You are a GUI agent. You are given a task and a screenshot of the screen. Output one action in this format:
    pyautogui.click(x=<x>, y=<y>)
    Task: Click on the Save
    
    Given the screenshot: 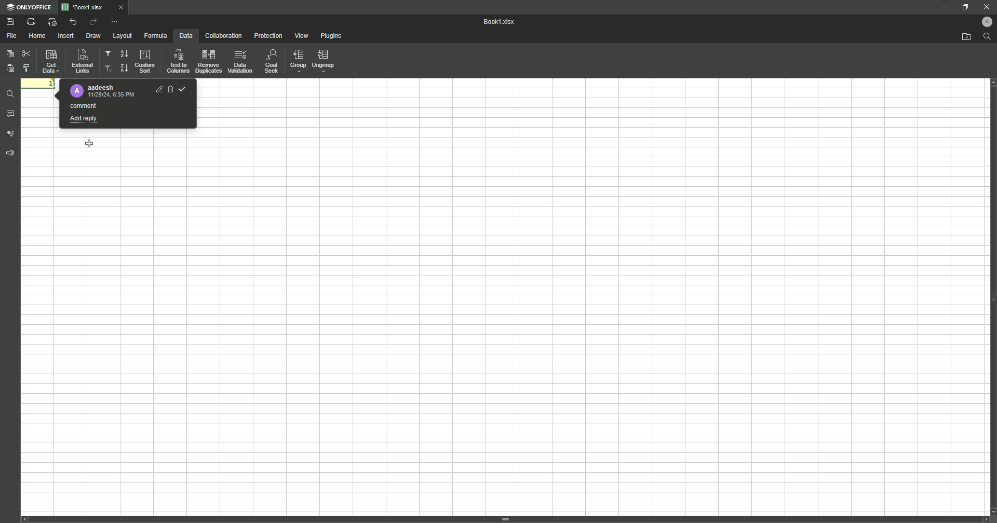 What is the action you would take?
    pyautogui.click(x=10, y=22)
    